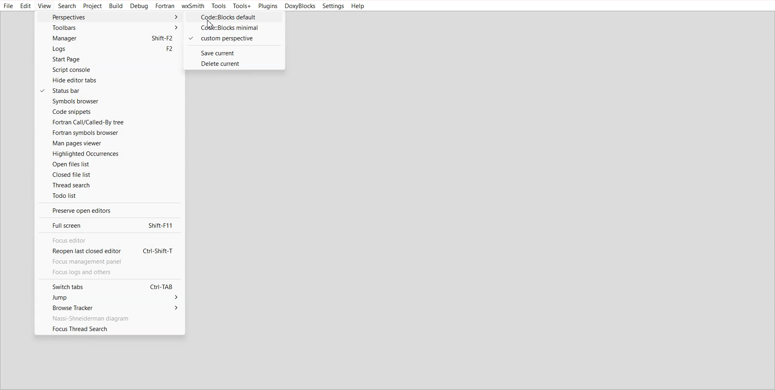 The height and width of the screenshot is (390, 775). I want to click on Build, so click(116, 6).